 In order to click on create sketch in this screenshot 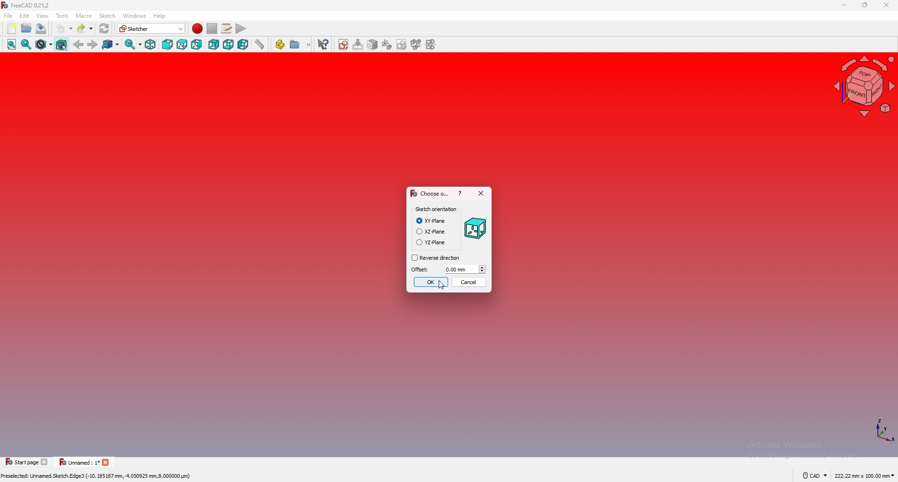, I will do `click(345, 44)`.